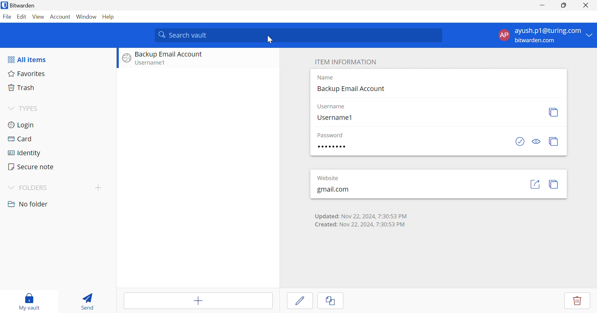 The height and width of the screenshot is (313, 597). What do you see at coordinates (197, 300) in the screenshot?
I see `Add item` at bounding box center [197, 300].